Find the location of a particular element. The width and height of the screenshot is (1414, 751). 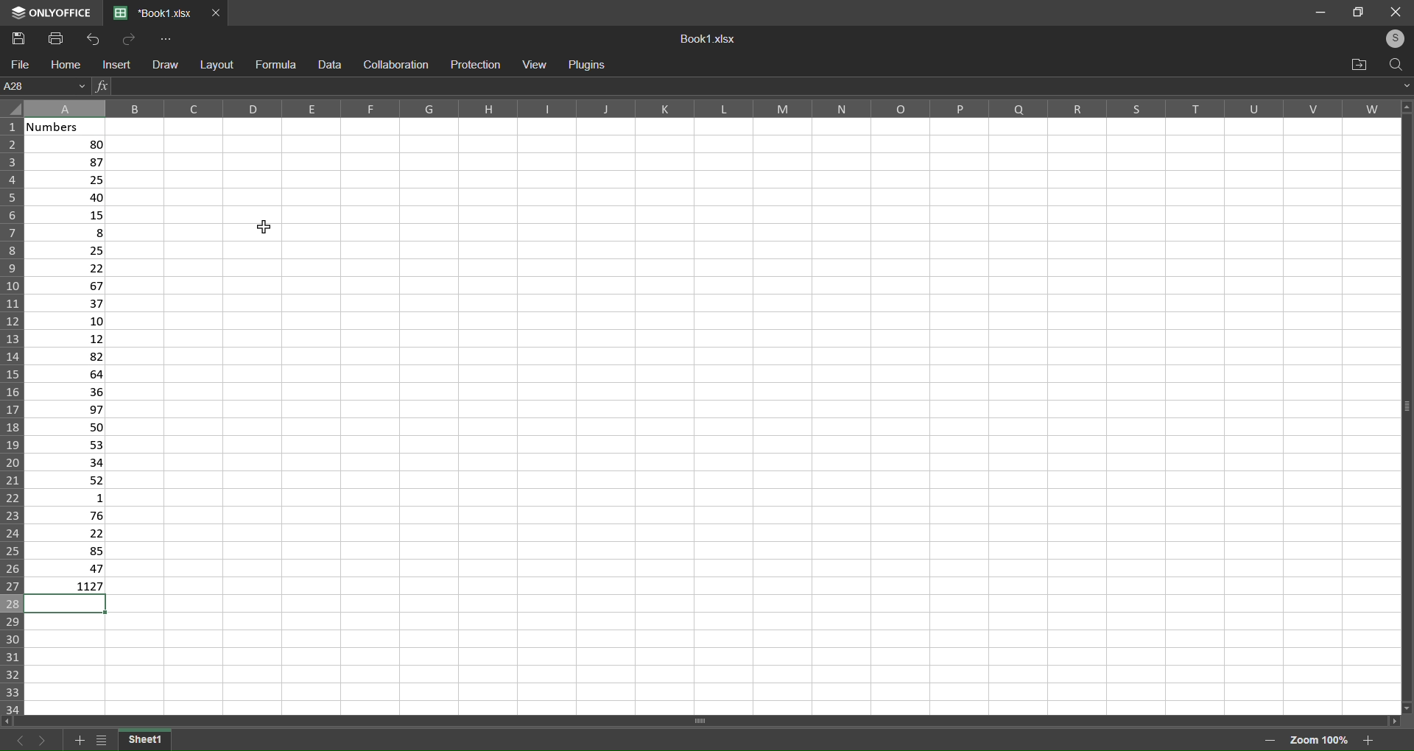

*Book1.xlsx is located at coordinates (155, 13).